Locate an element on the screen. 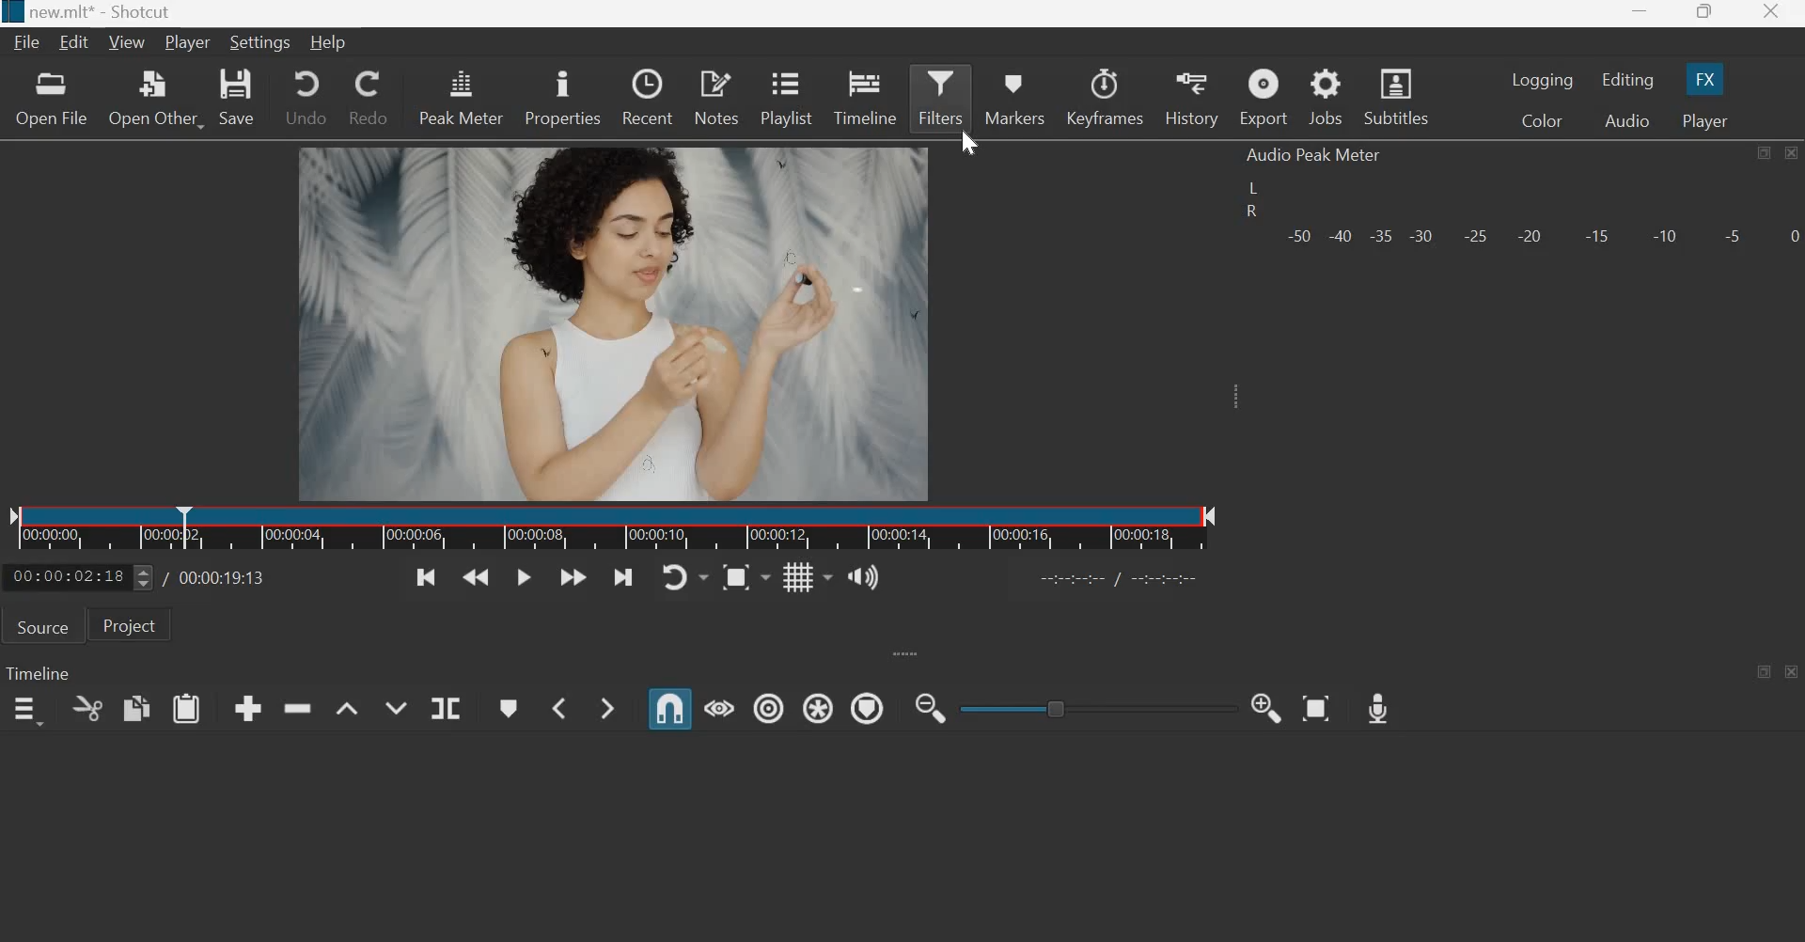 The height and width of the screenshot is (942, 1805). expand is located at coordinates (915, 653).